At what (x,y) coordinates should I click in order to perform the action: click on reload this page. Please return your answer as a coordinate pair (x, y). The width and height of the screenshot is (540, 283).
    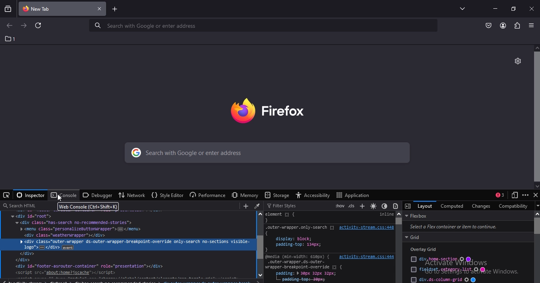
    Looking at the image, I should click on (40, 26).